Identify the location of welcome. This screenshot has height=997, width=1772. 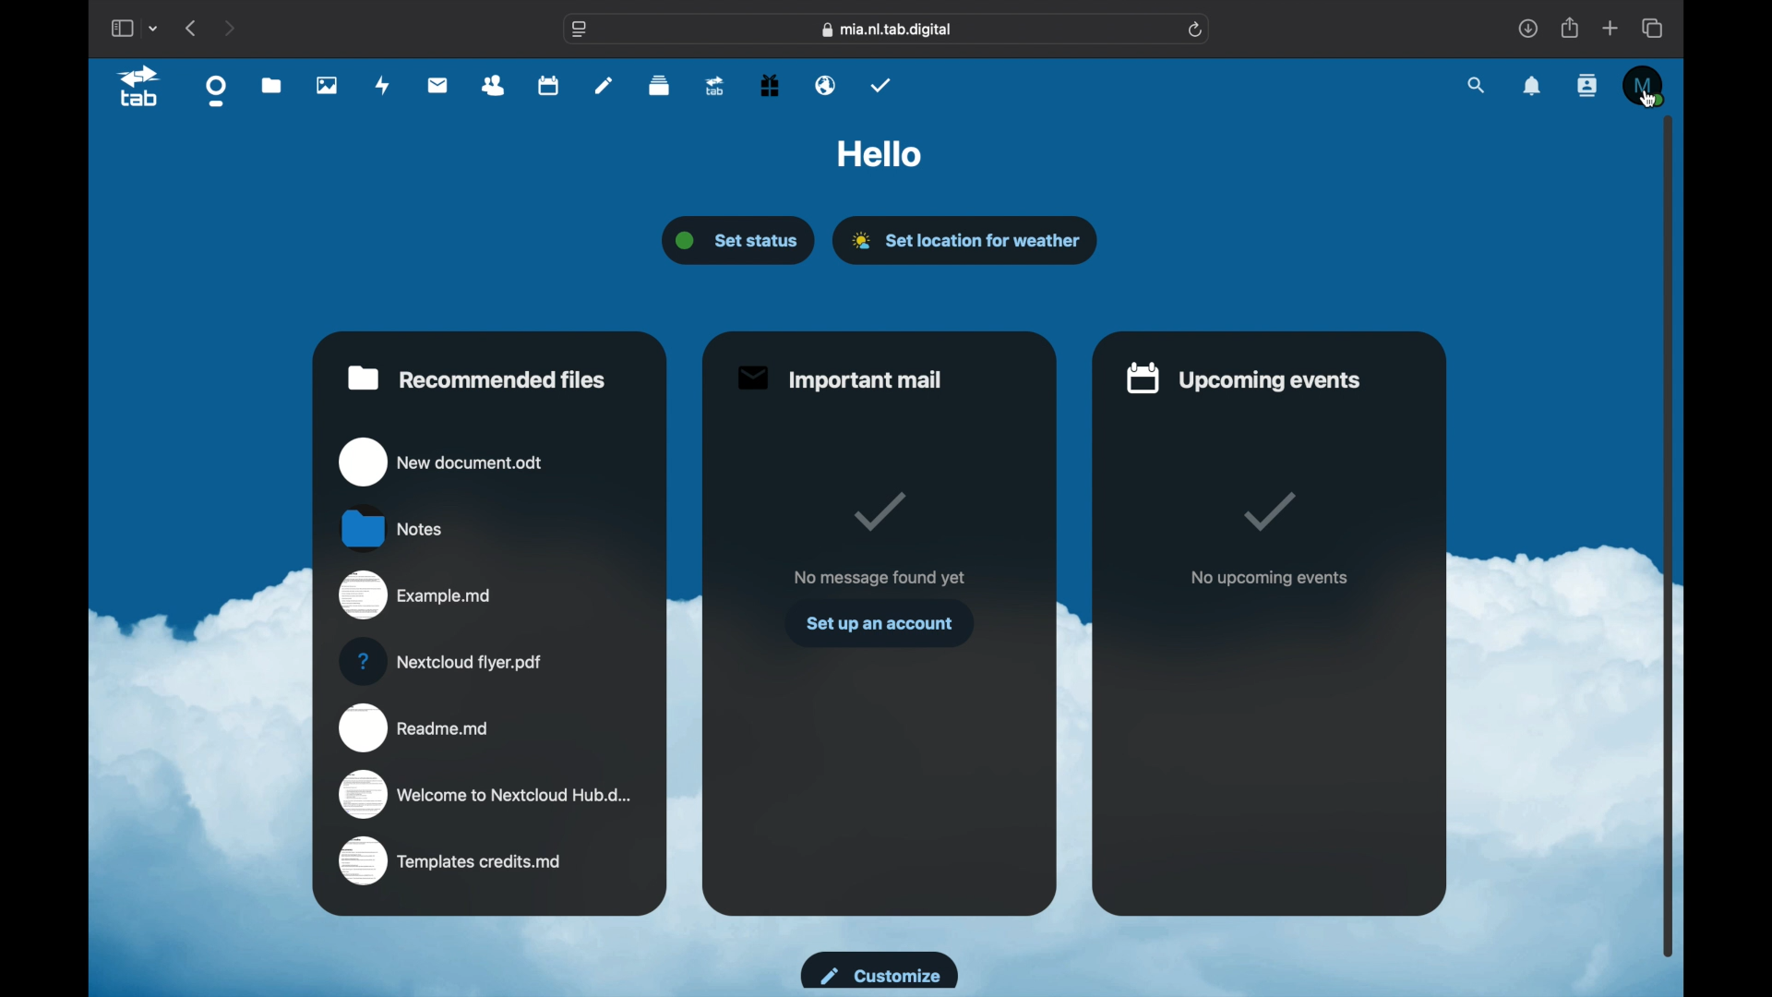
(484, 795).